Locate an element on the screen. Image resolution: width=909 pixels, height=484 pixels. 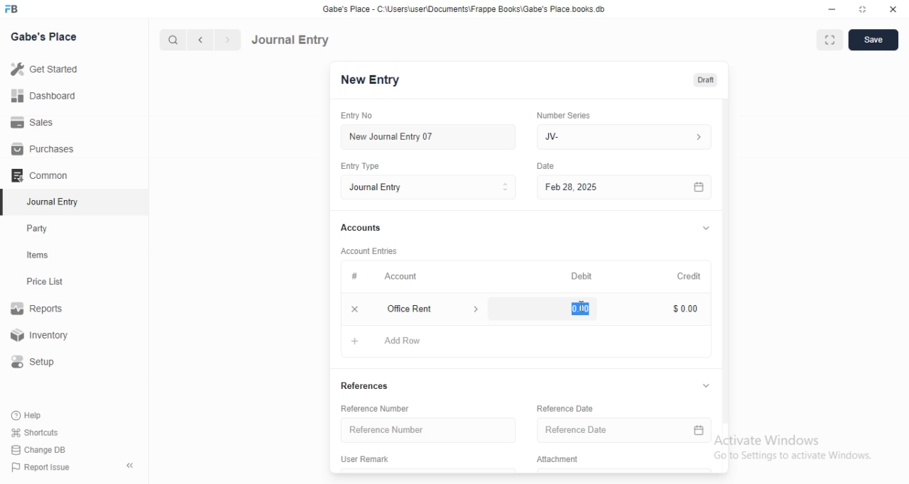
FB logo is located at coordinates (13, 9).